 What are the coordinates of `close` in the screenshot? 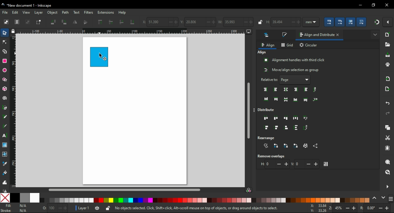 It's located at (339, 35).